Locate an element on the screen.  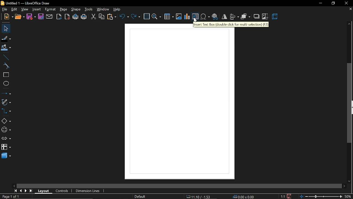
restore down is located at coordinates (334, 4).